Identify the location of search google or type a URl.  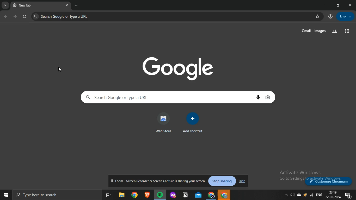
(61, 16).